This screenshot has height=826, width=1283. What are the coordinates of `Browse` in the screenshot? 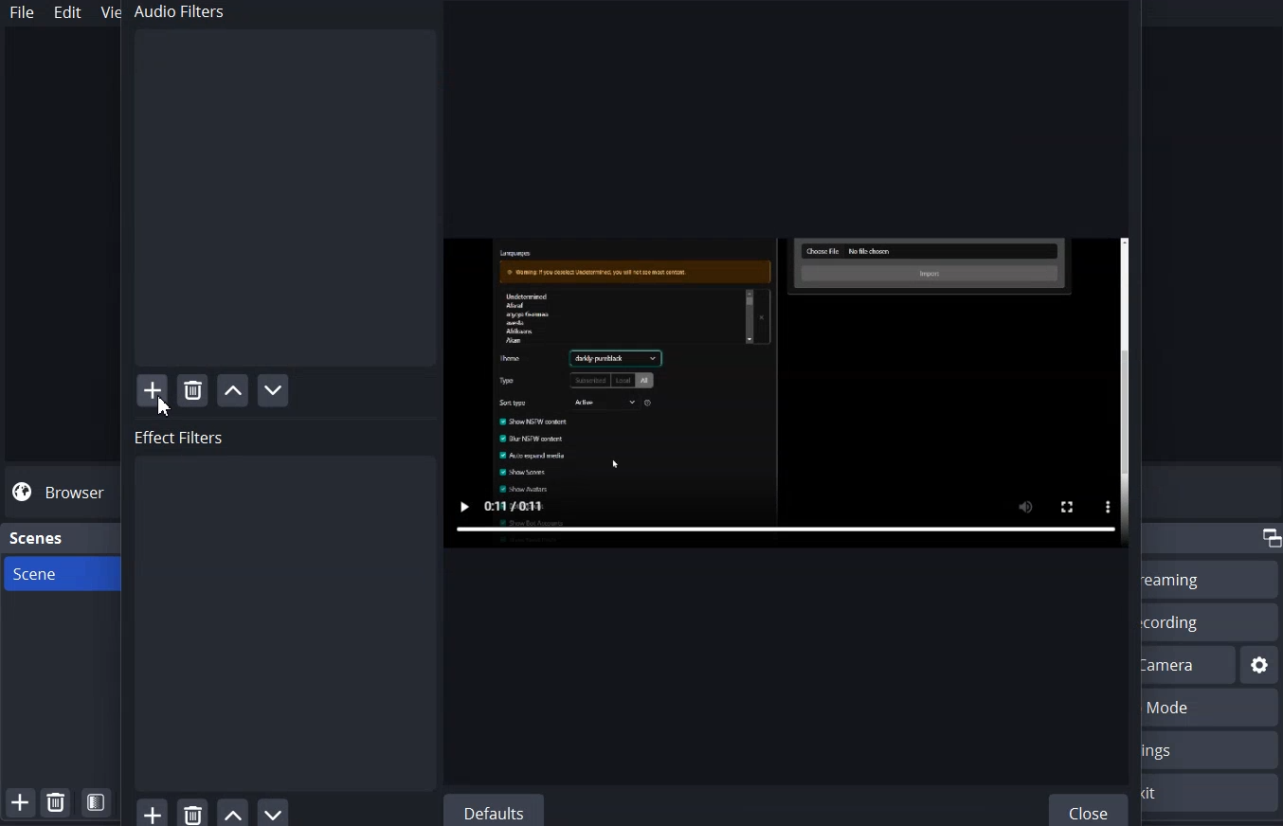 It's located at (61, 493).